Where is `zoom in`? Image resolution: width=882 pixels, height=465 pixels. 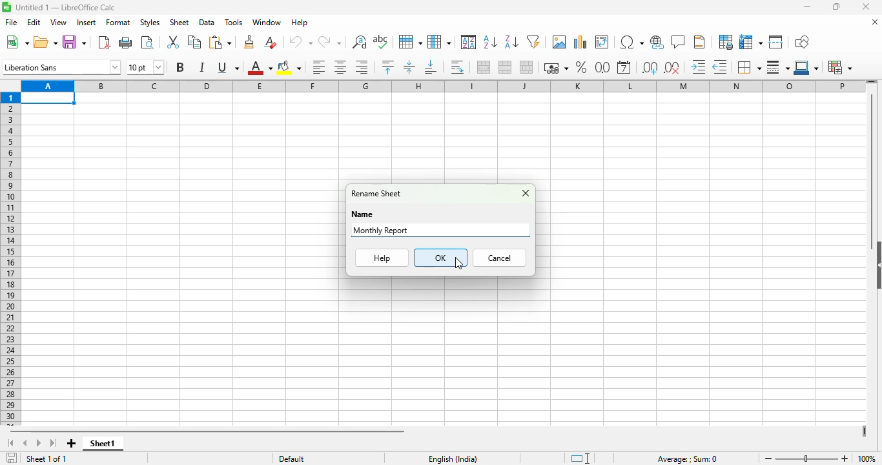 zoom in is located at coordinates (845, 459).